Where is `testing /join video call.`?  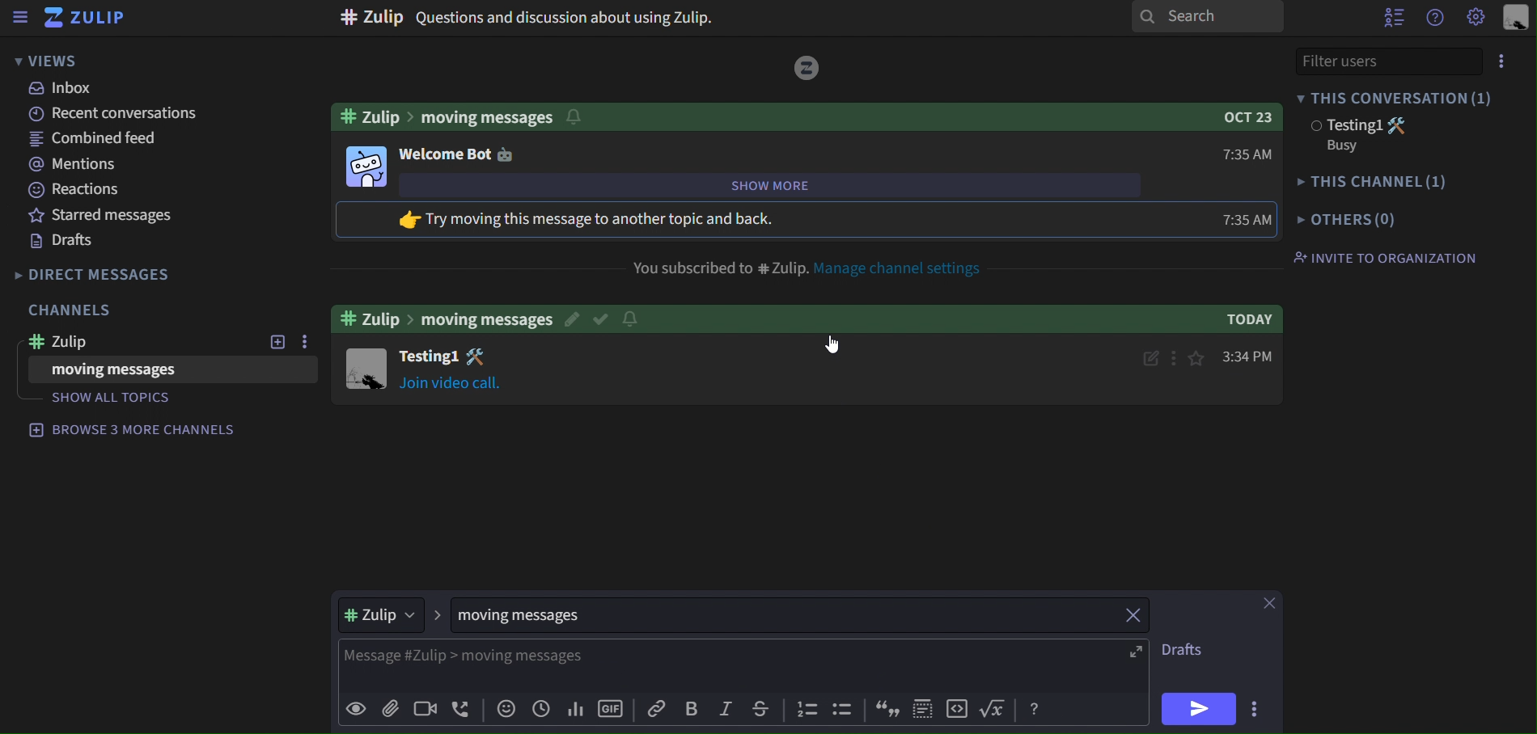
testing /join video call. is located at coordinates (450, 371).